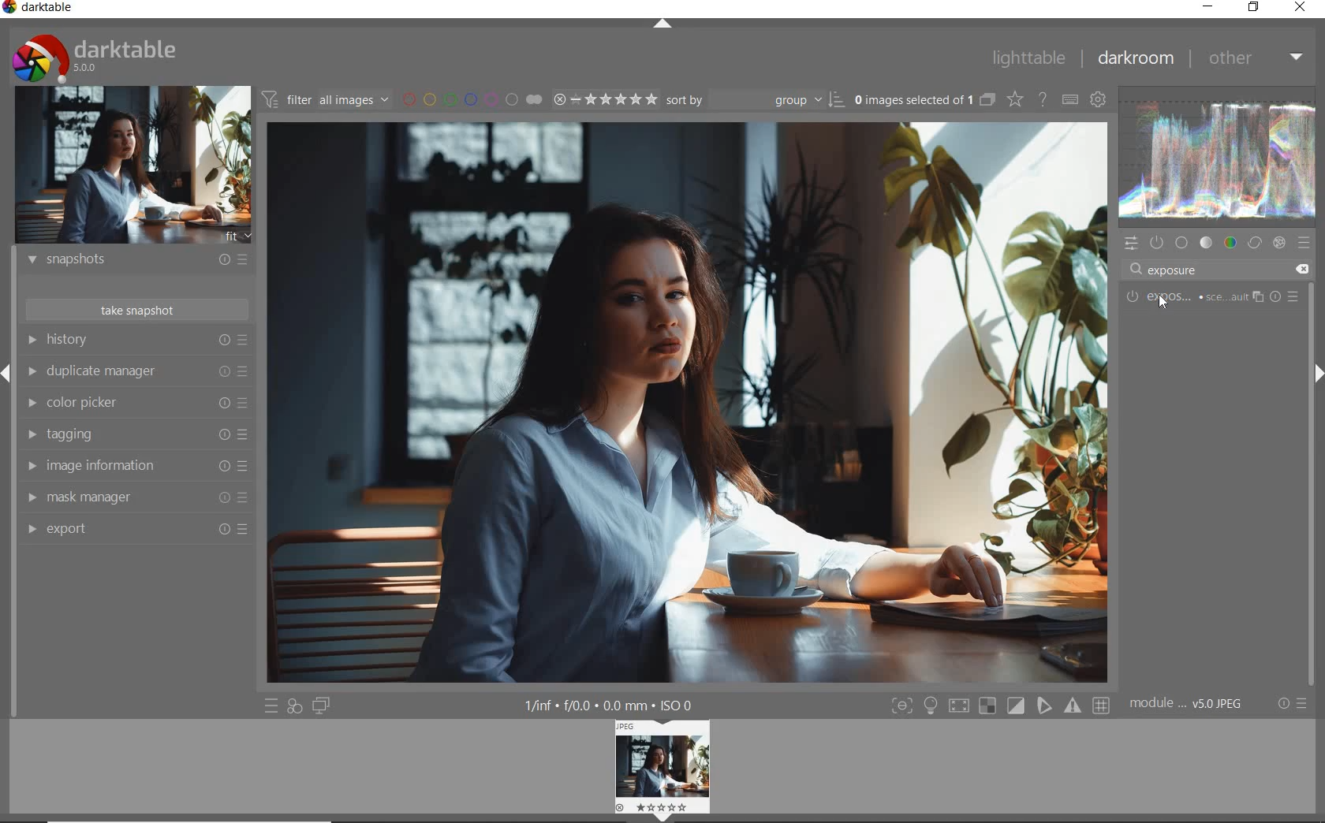 Image resolution: width=1325 pixels, height=823 pixels. I want to click on exposure, so click(1174, 269).